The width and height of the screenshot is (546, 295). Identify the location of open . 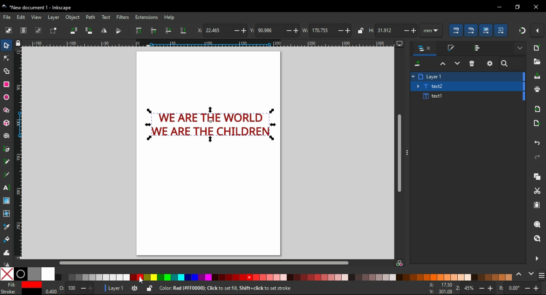
(537, 61).